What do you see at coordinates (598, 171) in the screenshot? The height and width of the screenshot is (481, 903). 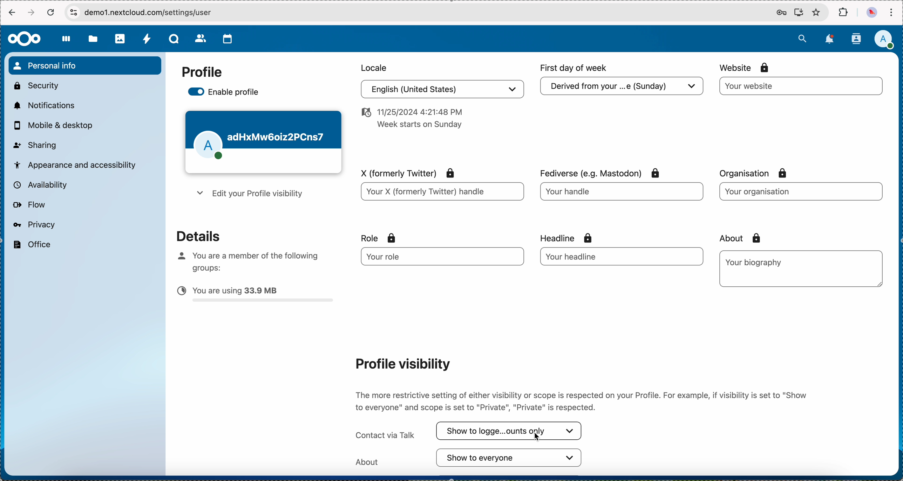 I see `fediverse` at bounding box center [598, 171].